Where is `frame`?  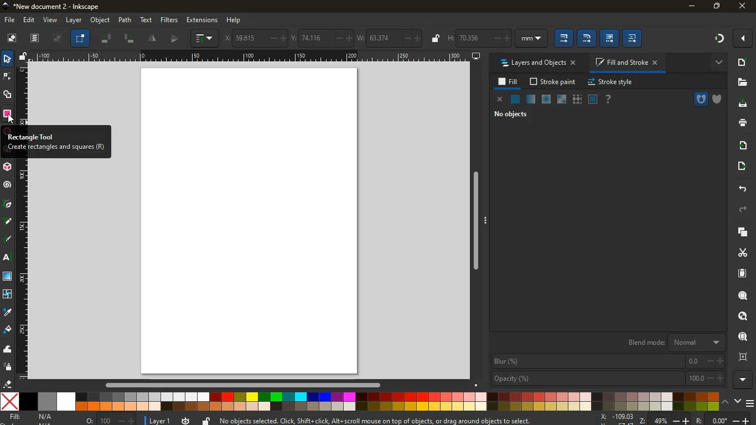
frame is located at coordinates (744, 357).